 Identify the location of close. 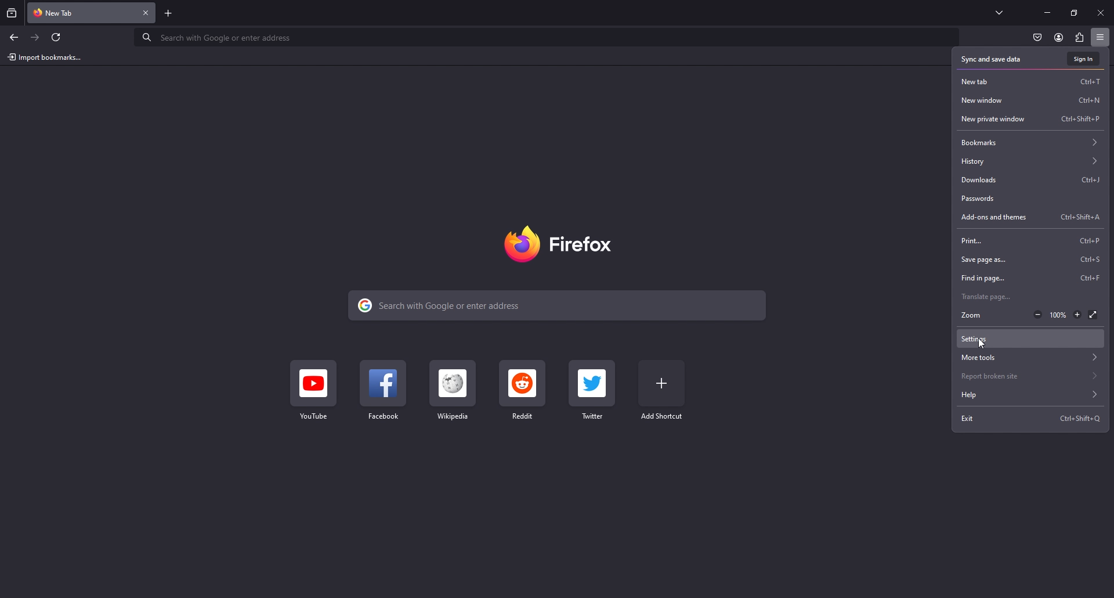
(1102, 12).